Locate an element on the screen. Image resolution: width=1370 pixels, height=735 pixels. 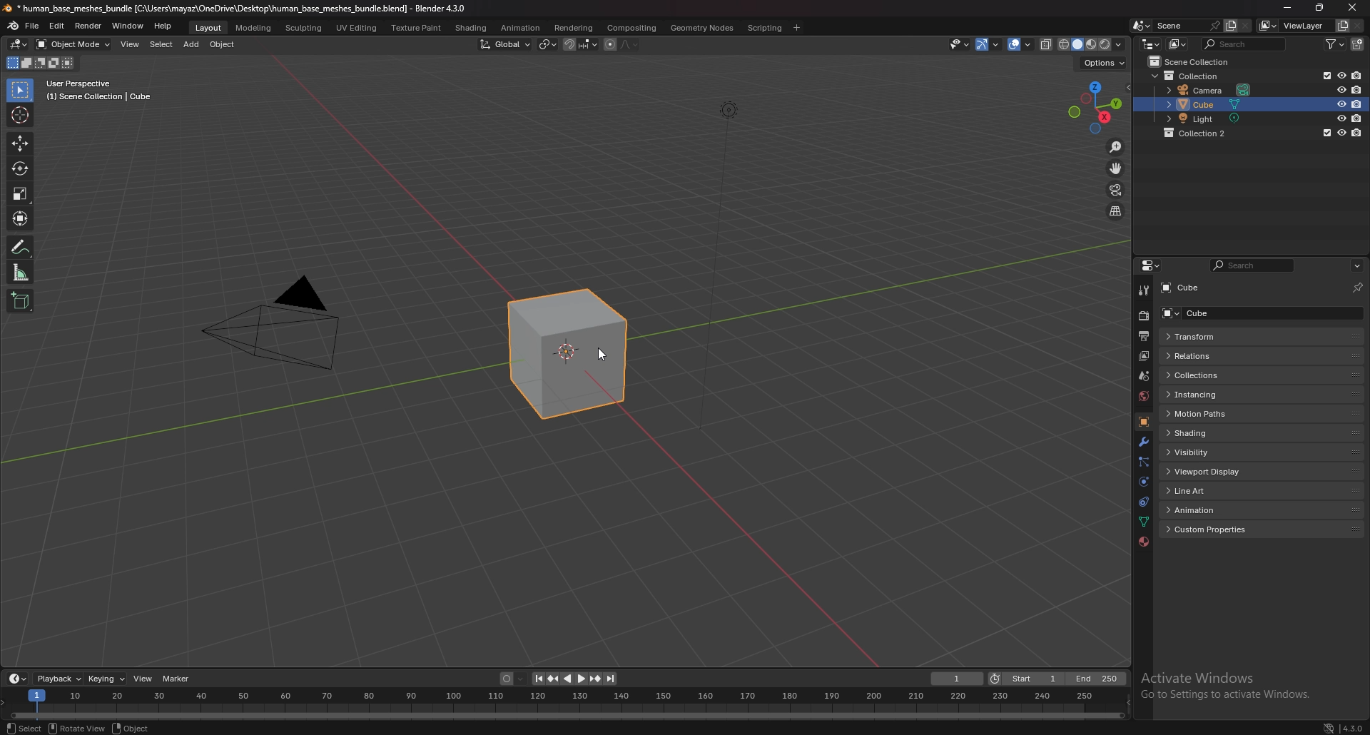
rotate view is located at coordinates (73, 728).